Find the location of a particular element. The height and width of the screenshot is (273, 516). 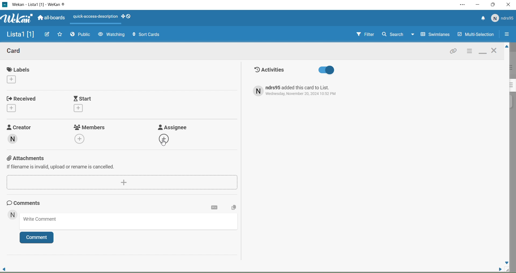

Name is located at coordinates (19, 35).